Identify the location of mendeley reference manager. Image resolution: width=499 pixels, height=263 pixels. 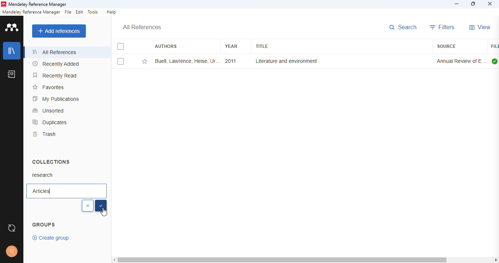
(31, 12).